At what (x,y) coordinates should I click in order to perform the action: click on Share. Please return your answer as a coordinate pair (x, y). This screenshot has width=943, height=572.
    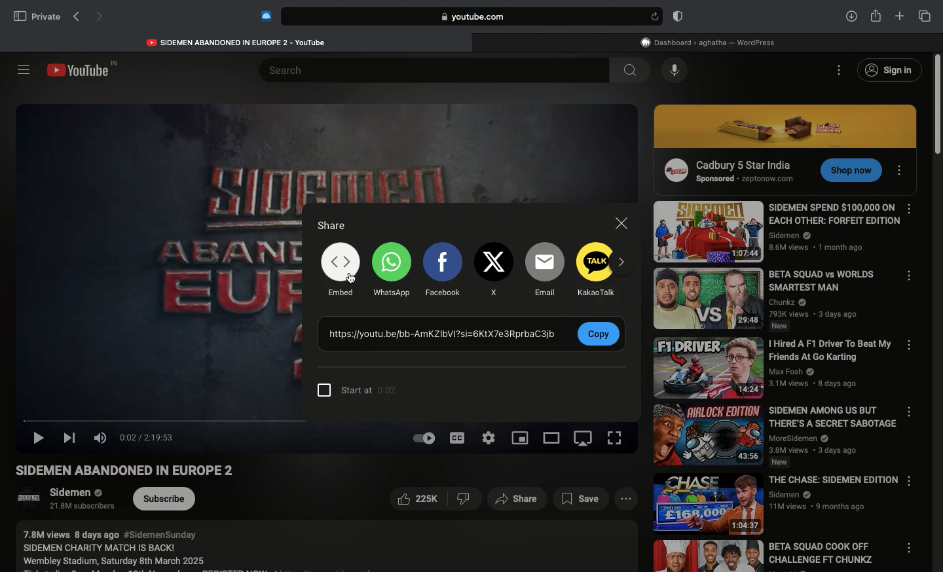
    Looking at the image, I should click on (331, 224).